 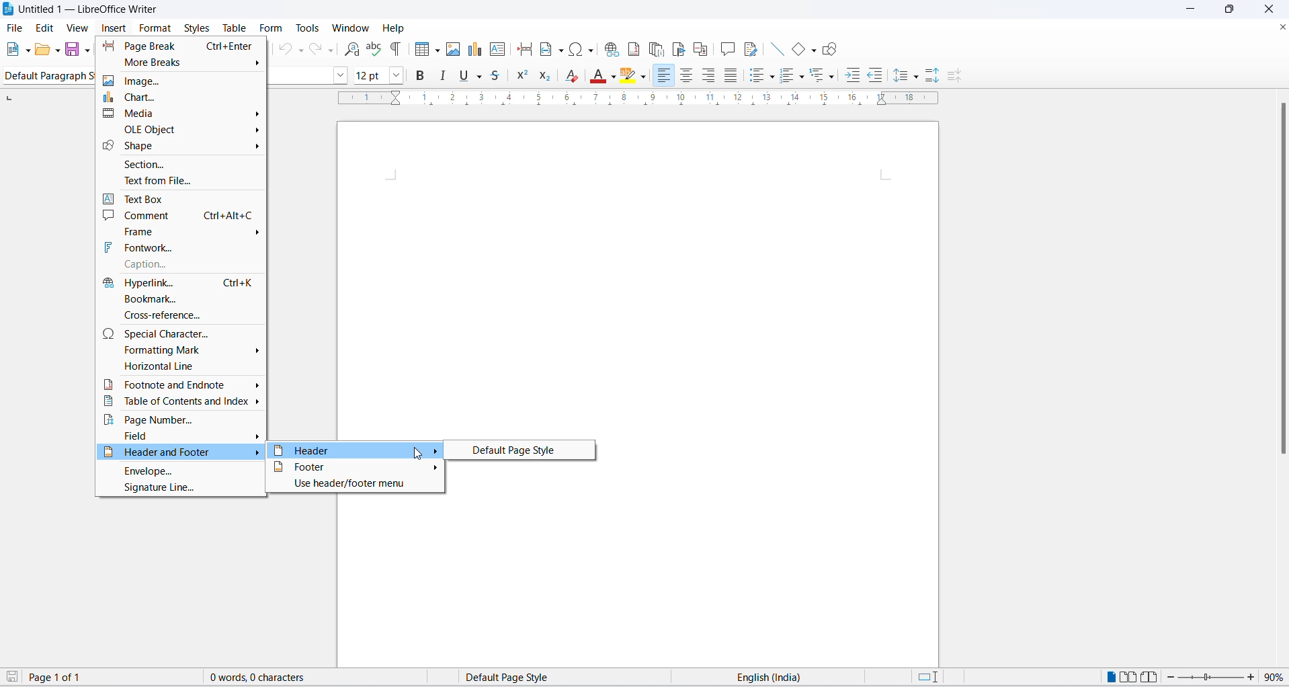 What do you see at coordinates (177, 315) in the screenshot?
I see `cross-reference` at bounding box center [177, 315].